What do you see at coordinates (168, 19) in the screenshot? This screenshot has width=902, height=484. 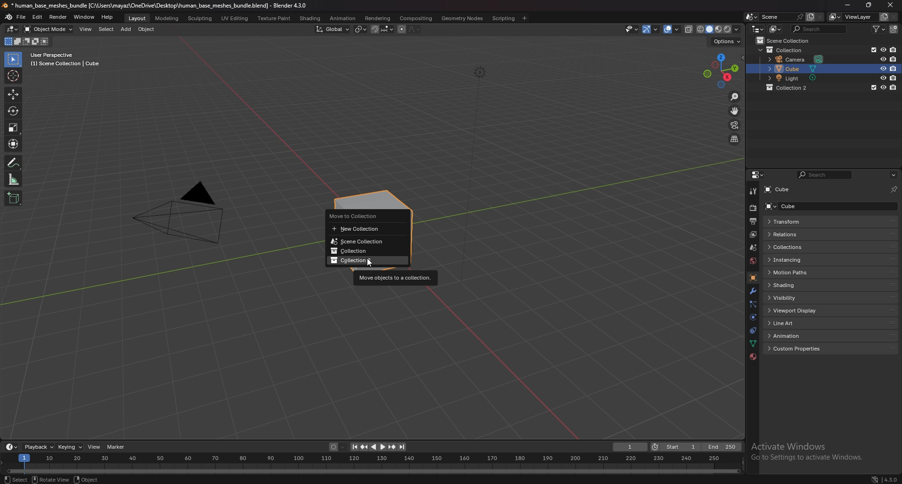 I see `modeling` at bounding box center [168, 19].